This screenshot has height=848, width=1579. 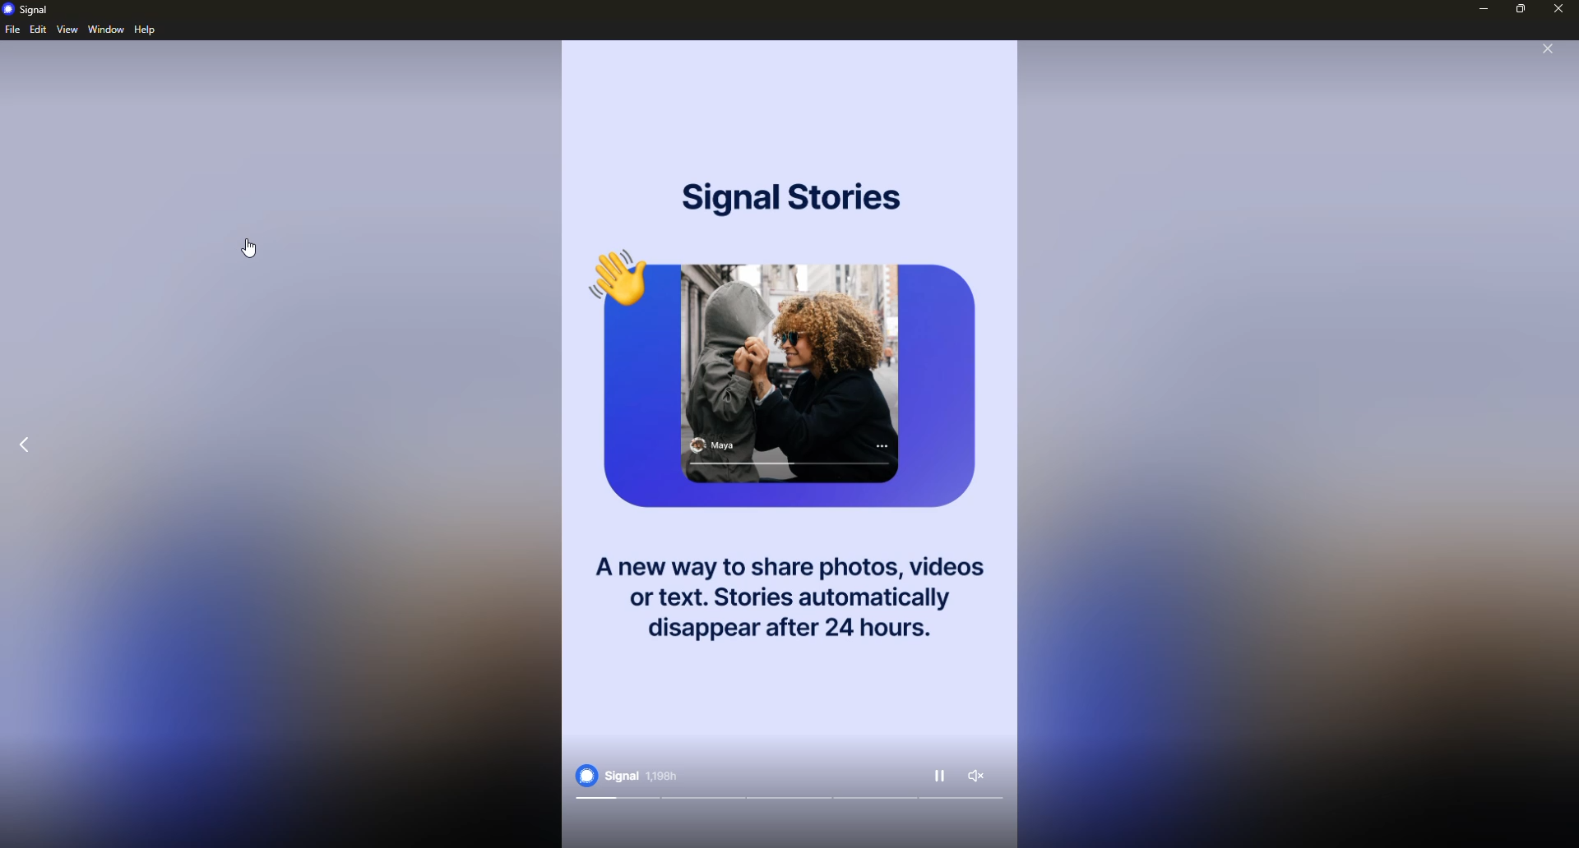 I want to click on view, so click(x=66, y=29).